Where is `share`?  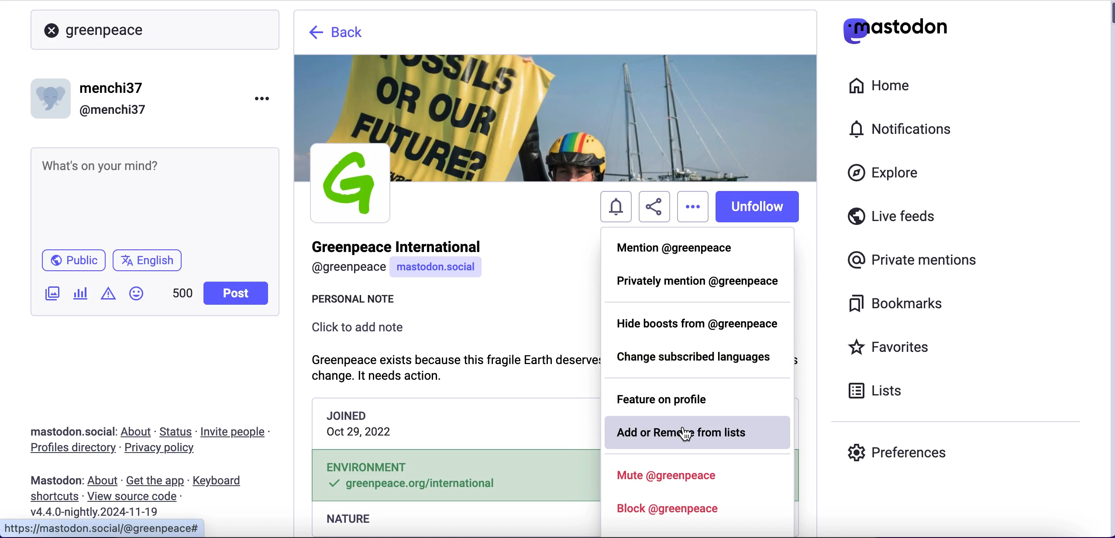
share is located at coordinates (653, 208).